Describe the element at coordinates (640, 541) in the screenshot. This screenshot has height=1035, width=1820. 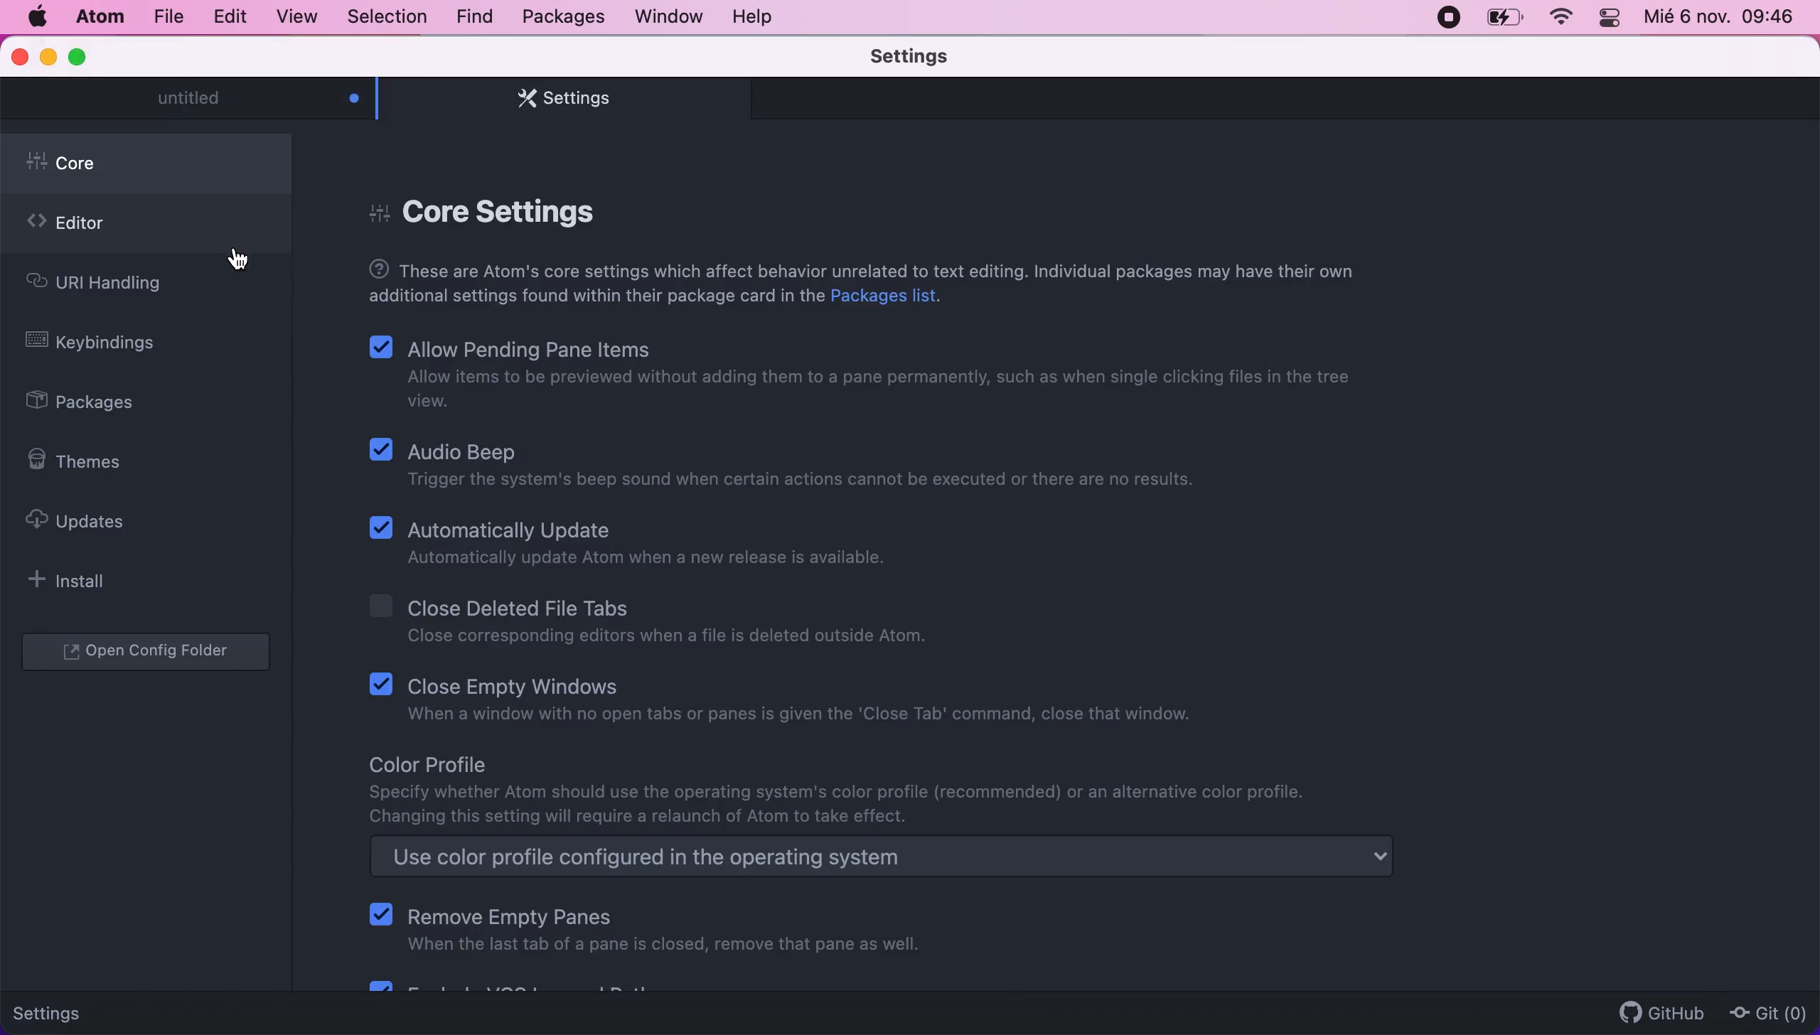
I see `Automatically Update | Automatically update Atom when a new release is available.` at that location.